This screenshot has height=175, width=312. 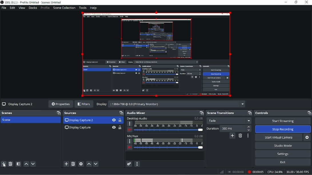 I want to click on Exit, so click(x=283, y=163).